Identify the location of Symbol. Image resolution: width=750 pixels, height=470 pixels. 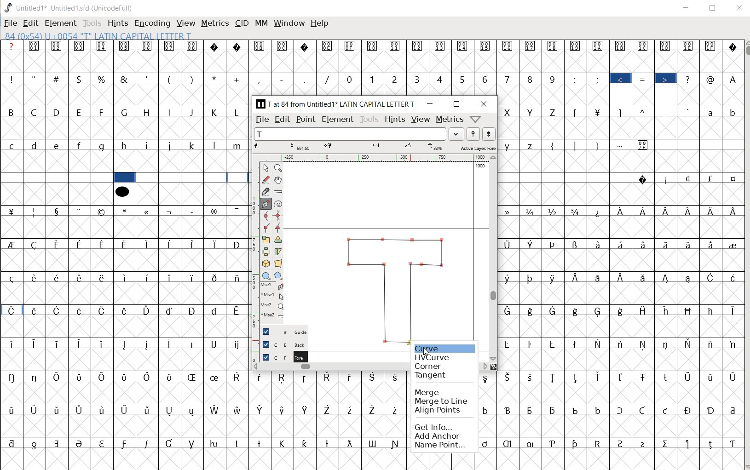
(81, 211).